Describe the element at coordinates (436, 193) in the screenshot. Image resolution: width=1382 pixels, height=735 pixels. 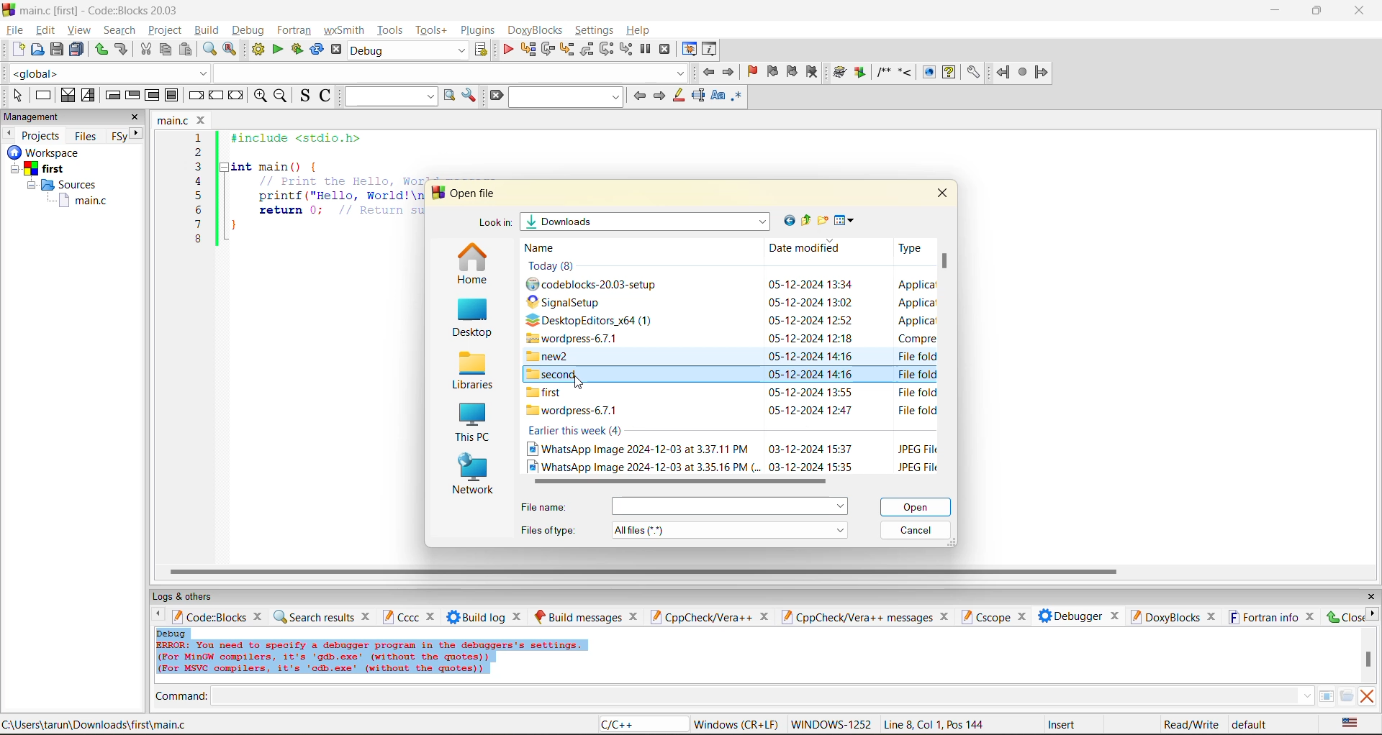
I see `logo` at that location.